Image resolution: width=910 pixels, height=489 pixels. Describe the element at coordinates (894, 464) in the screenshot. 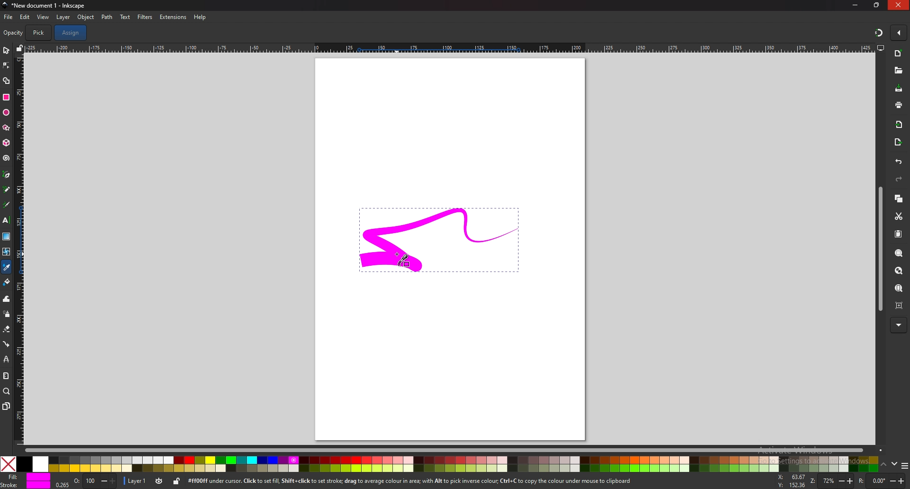

I see `down` at that location.